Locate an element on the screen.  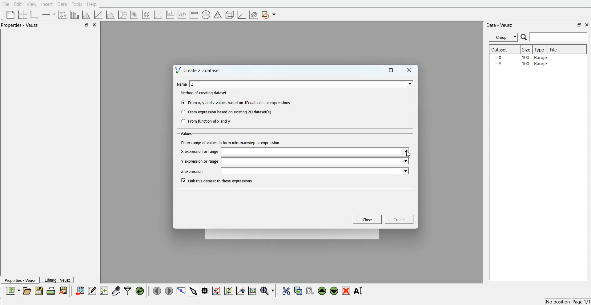
‘Name is located at coordinates (182, 84).